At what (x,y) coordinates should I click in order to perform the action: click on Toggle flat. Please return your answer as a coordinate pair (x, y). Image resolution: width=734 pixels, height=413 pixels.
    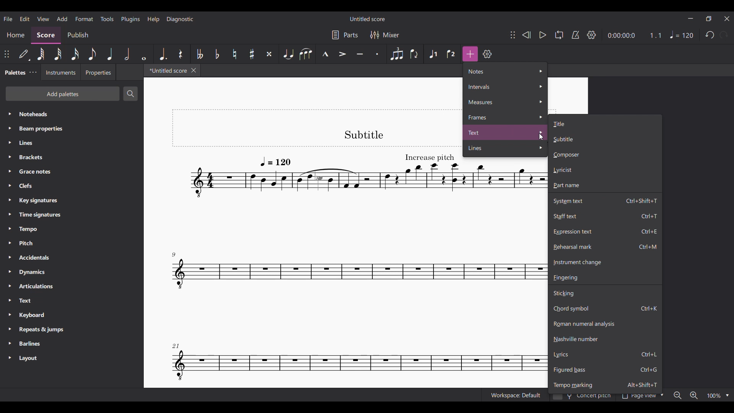
    Looking at the image, I should click on (217, 54).